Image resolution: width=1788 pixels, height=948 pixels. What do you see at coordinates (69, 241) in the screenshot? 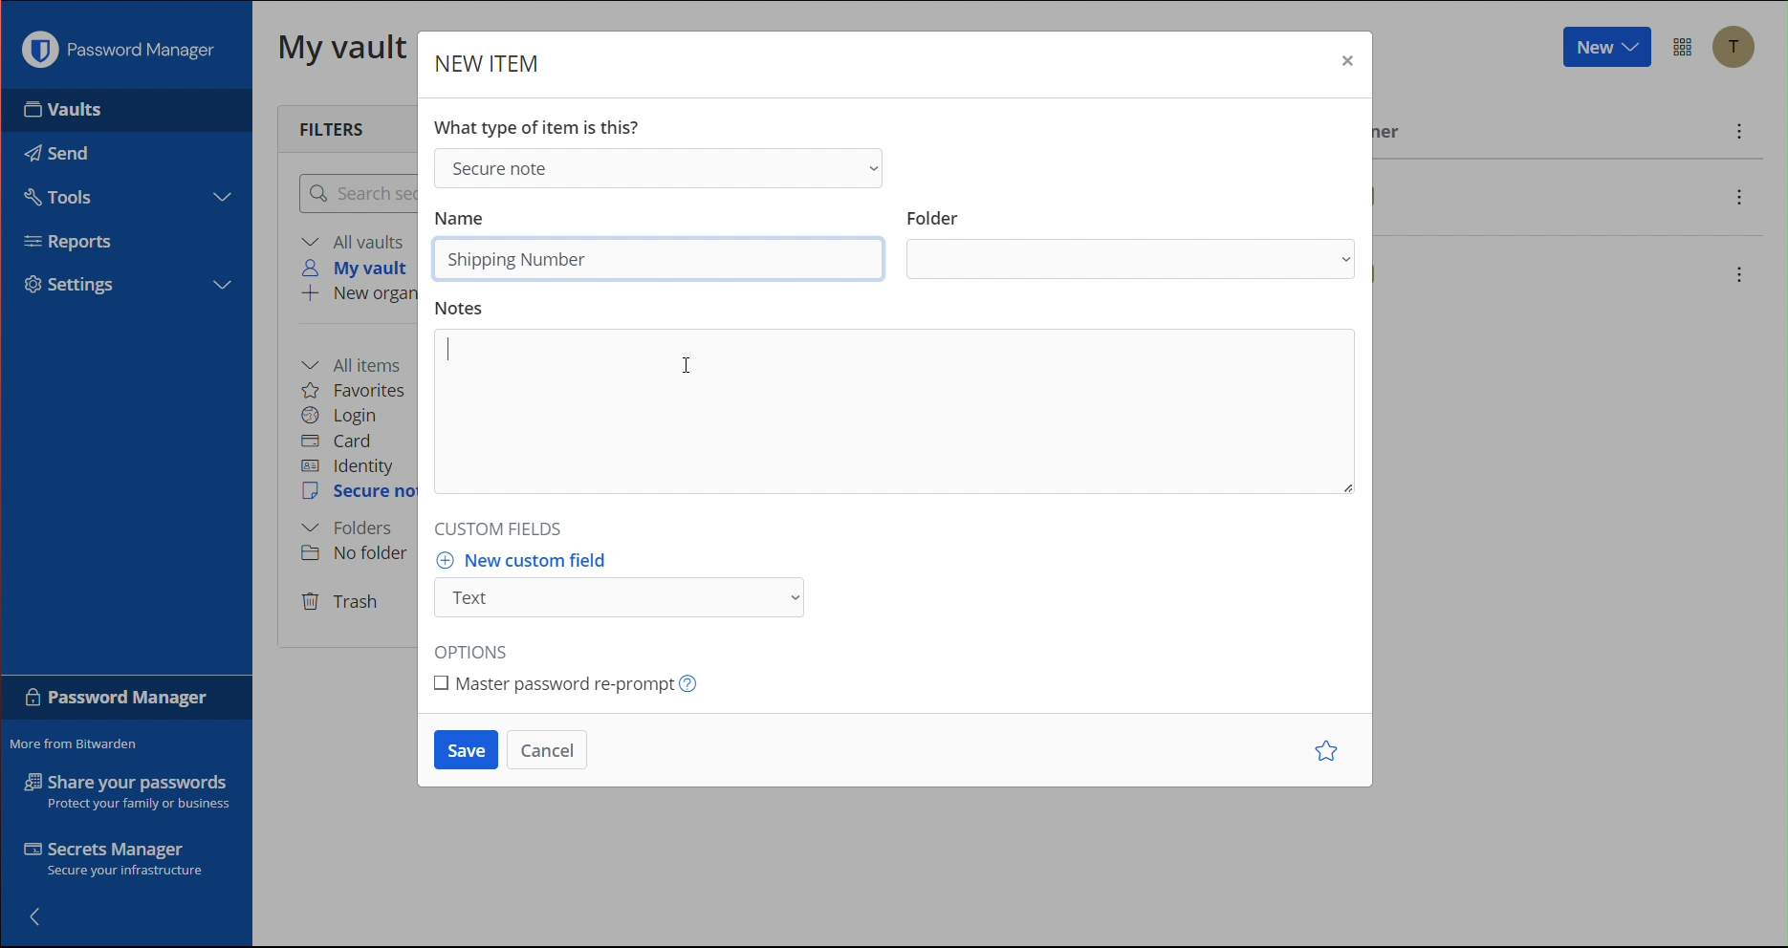
I see `Reports` at bounding box center [69, 241].